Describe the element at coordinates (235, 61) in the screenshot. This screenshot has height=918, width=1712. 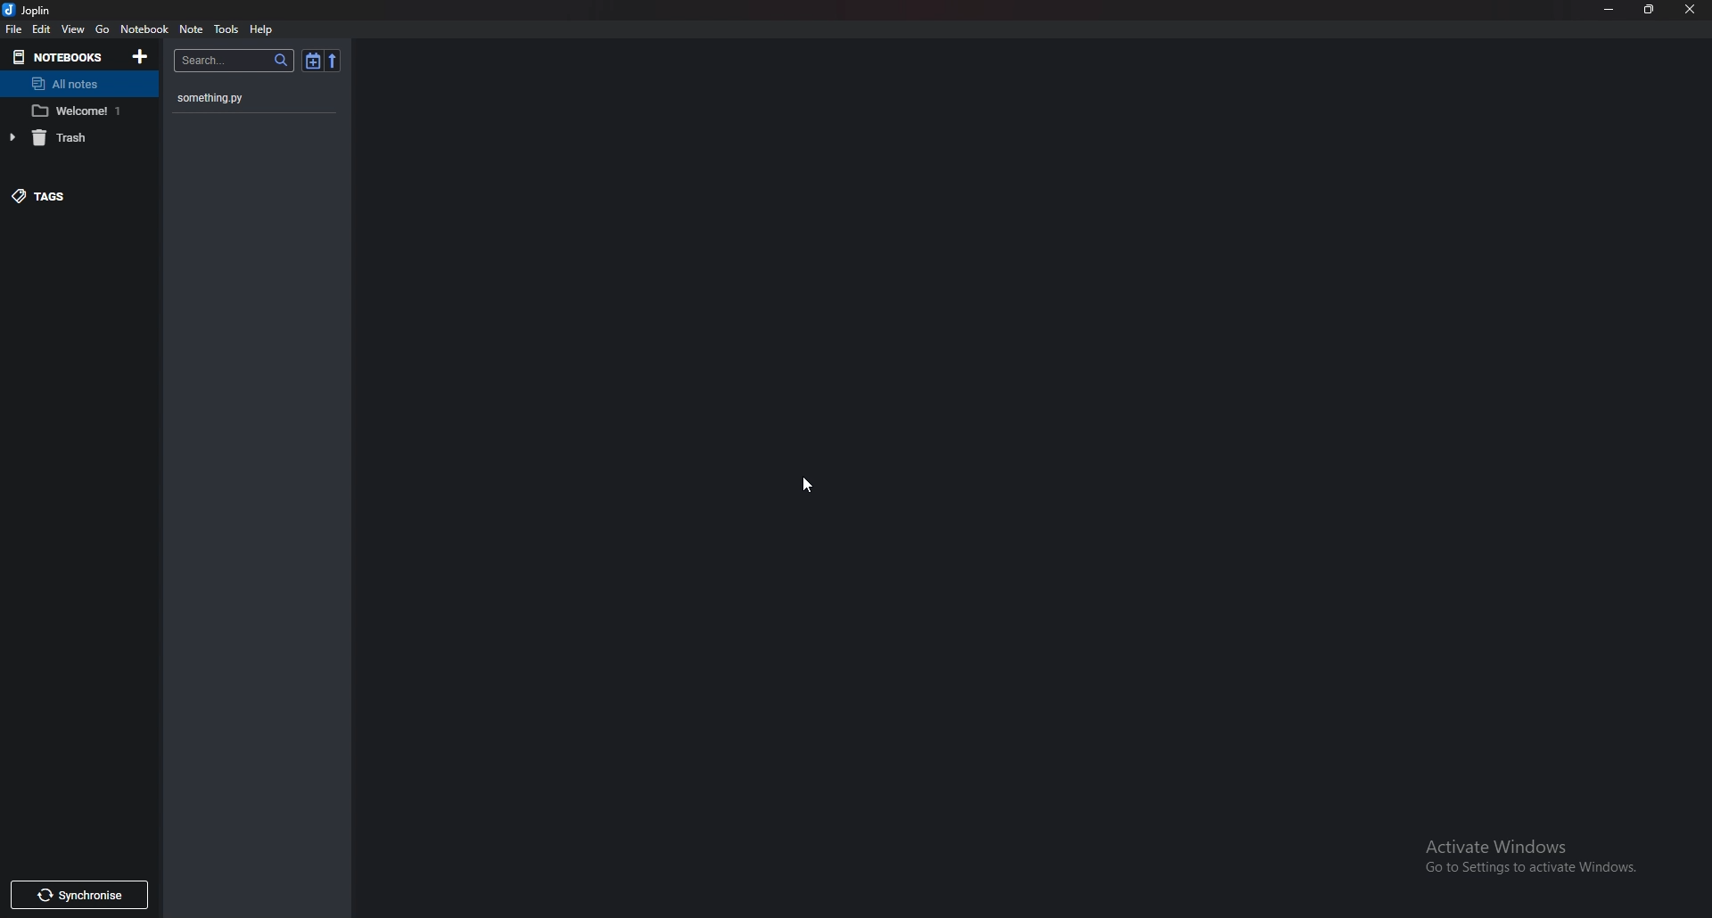
I see `search` at that location.